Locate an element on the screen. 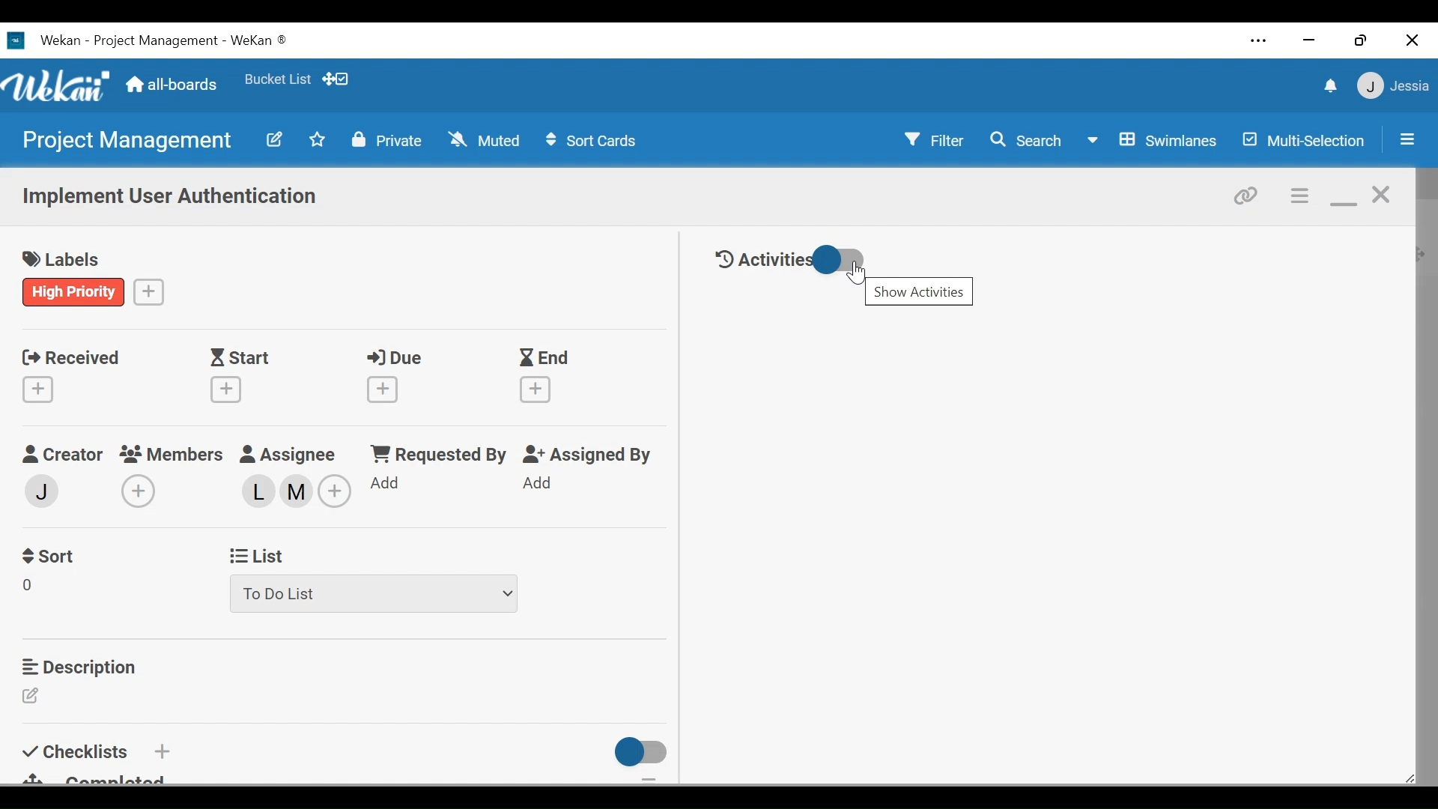  Board Title is located at coordinates (163, 41).